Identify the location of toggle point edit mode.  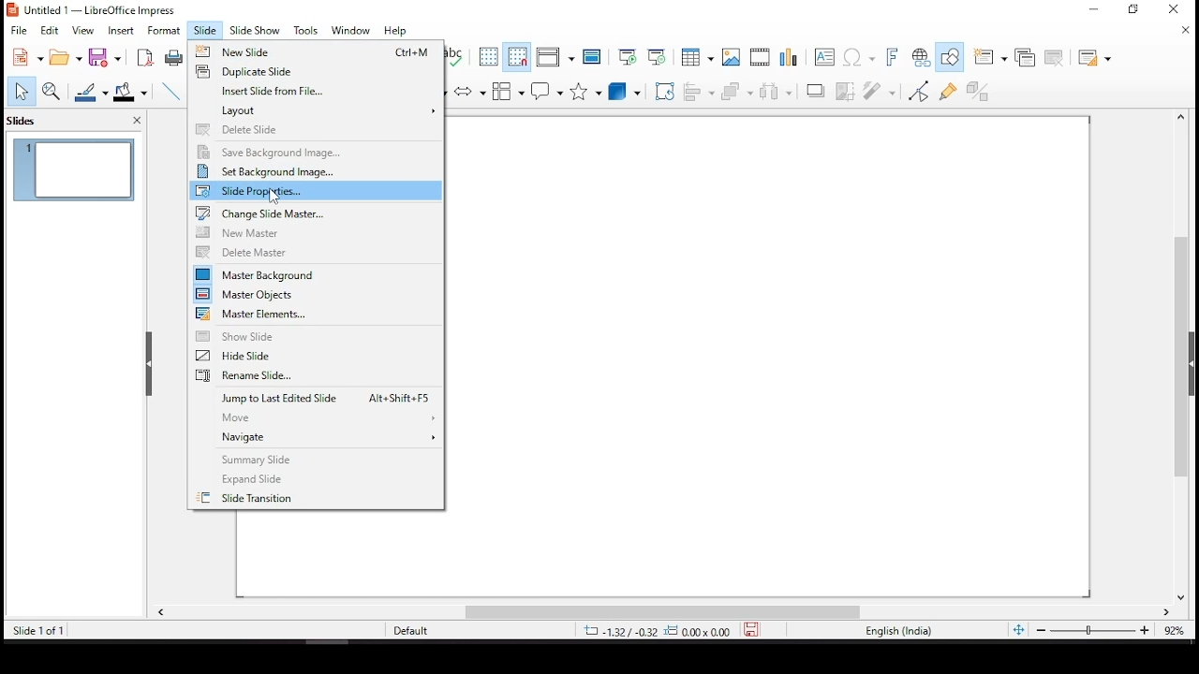
(918, 92).